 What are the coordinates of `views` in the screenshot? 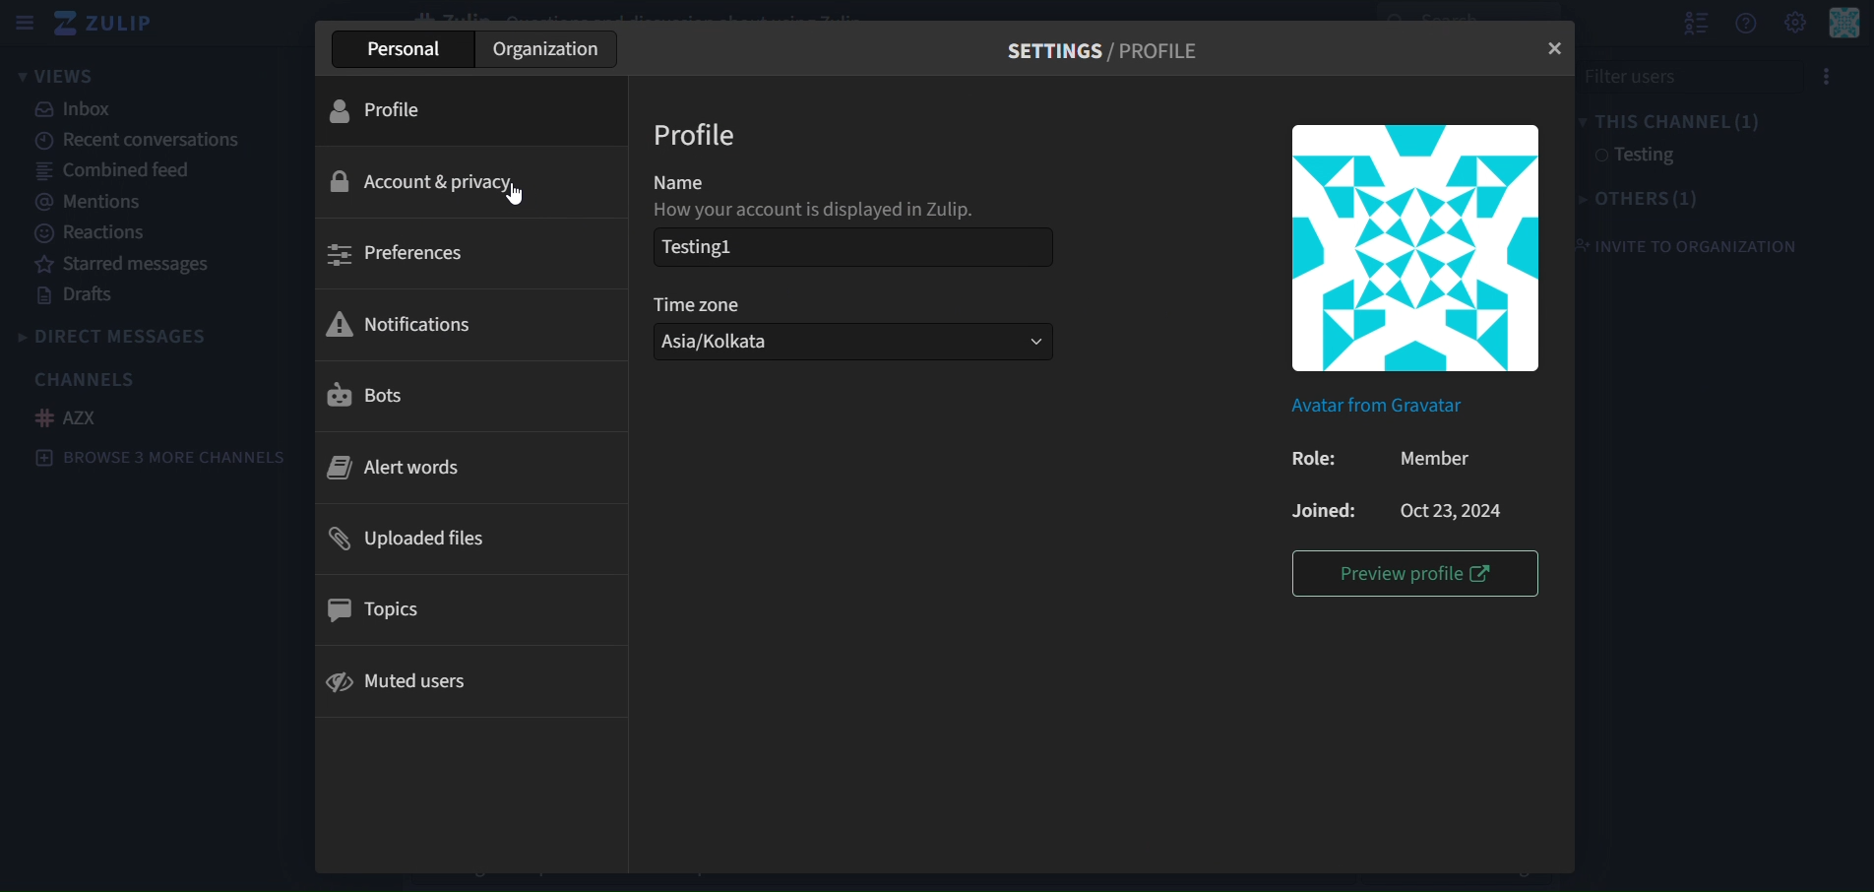 It's located at (59, 77).